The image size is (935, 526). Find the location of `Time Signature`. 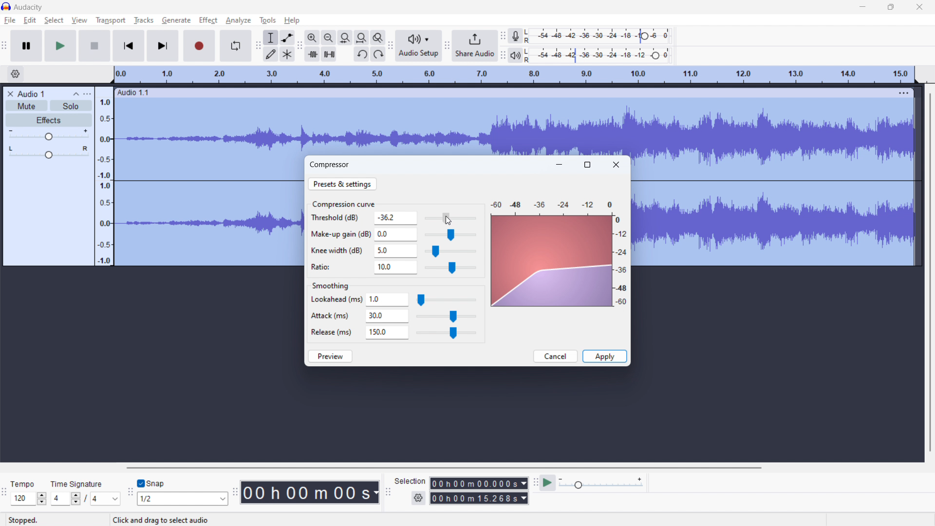

Time Signature is located at coordinates (77, 482).